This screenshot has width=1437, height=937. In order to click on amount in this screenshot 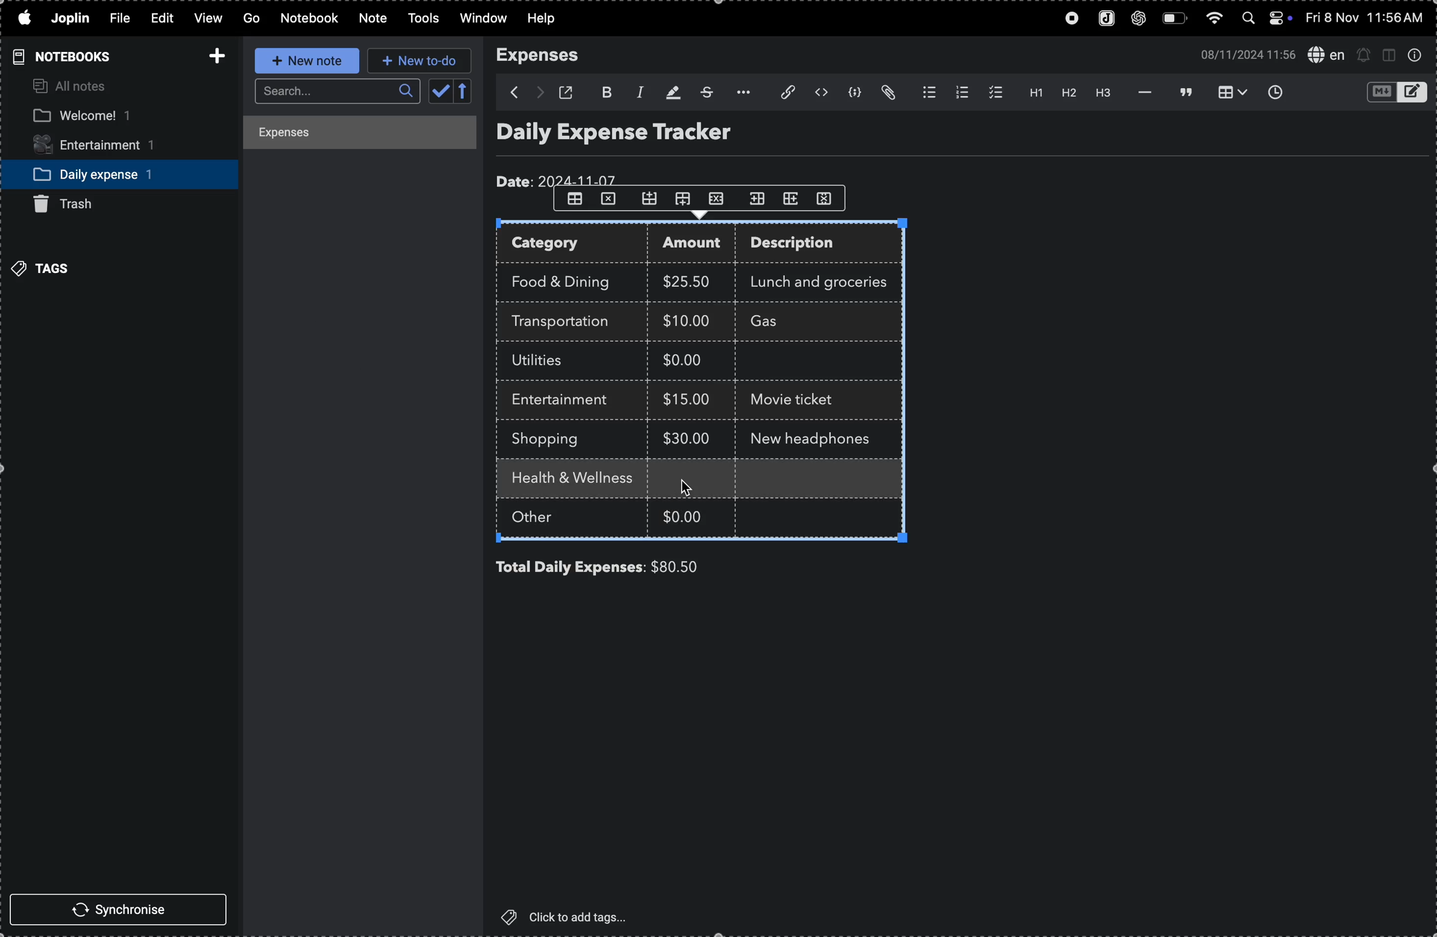, I will do `click(696, 245)`.